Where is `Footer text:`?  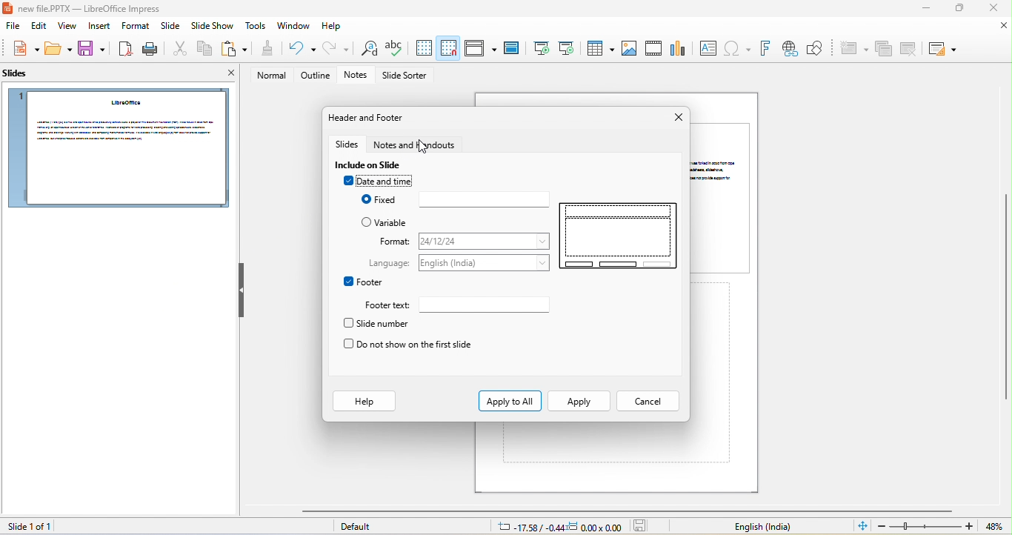 Footer text: is located at coordinates (386, 306).